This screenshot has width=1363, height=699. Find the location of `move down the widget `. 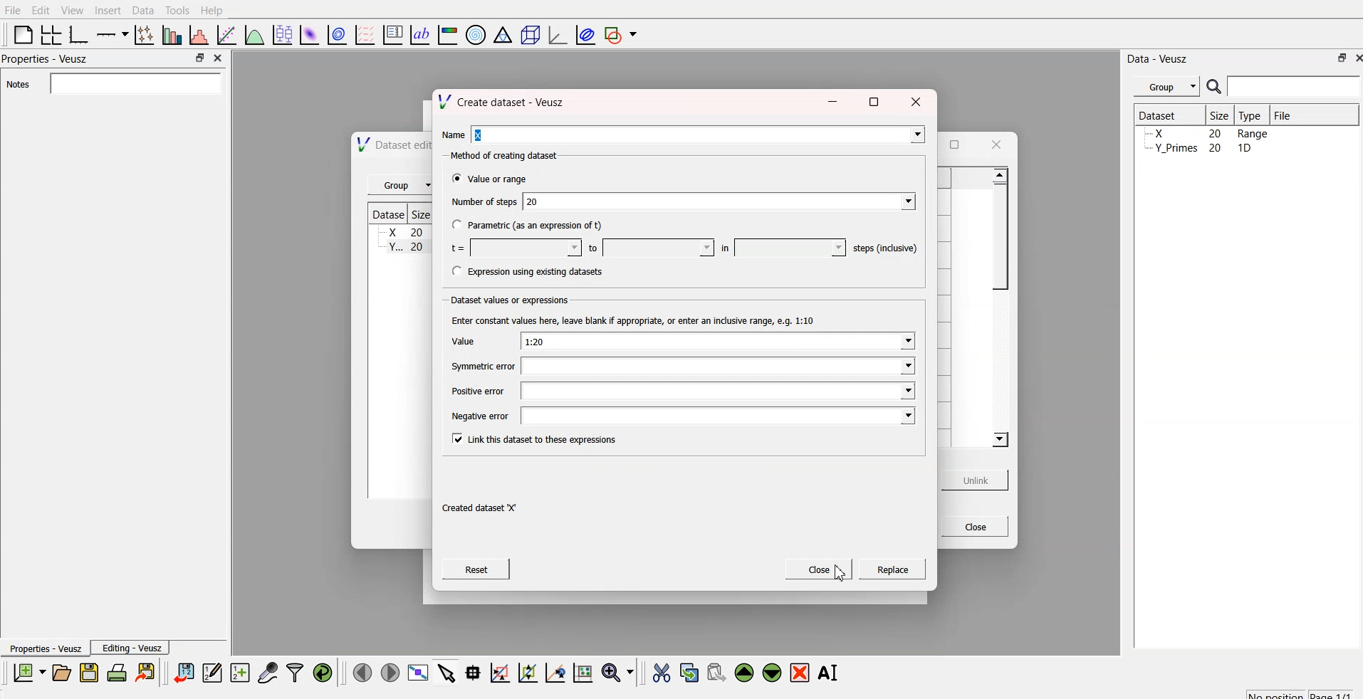

move down the widget  is located at coordinates (771, 673).